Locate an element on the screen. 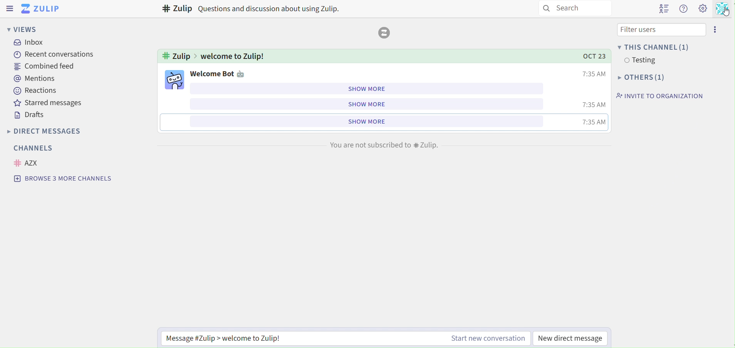 Image resolution: width=735 pixels, height=348 pixels. AZX is located at coordinates (28, 163).